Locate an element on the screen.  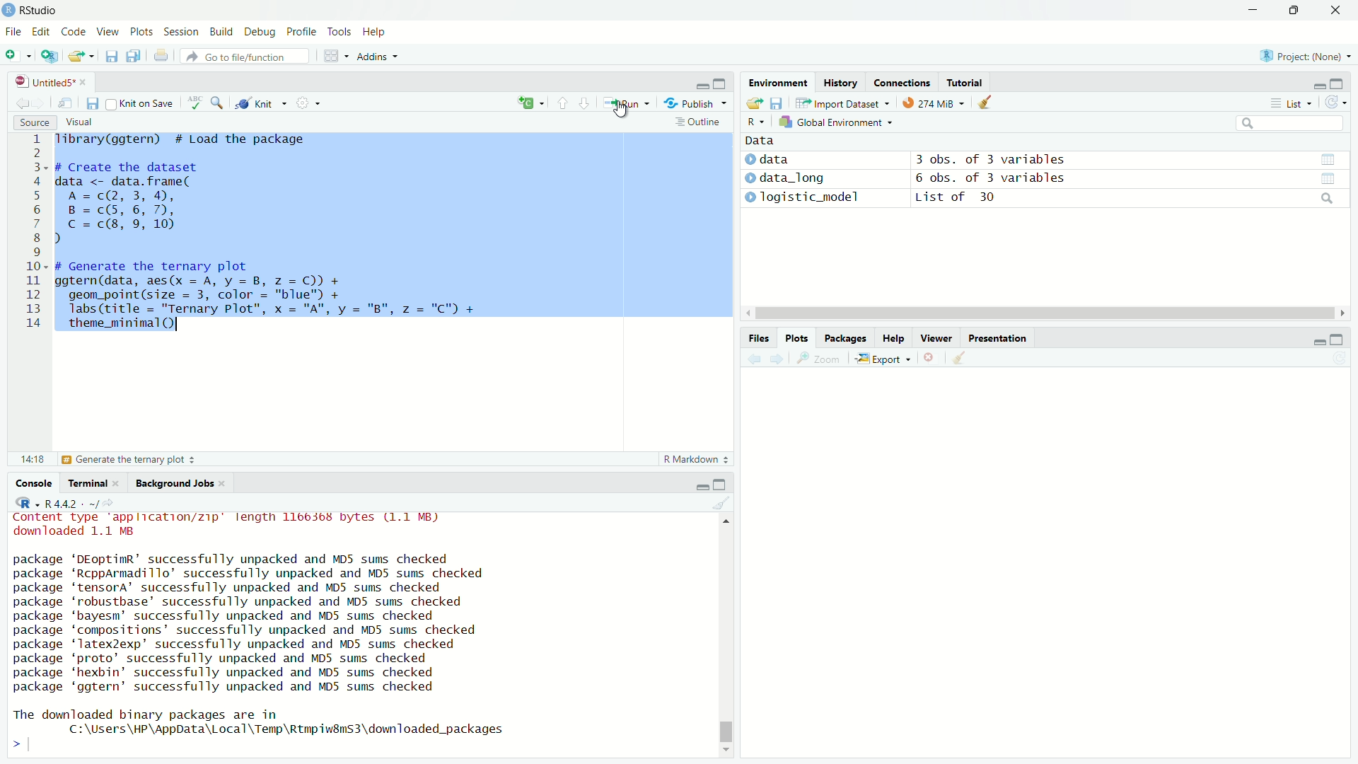
File is located at coordinates (15, 30).